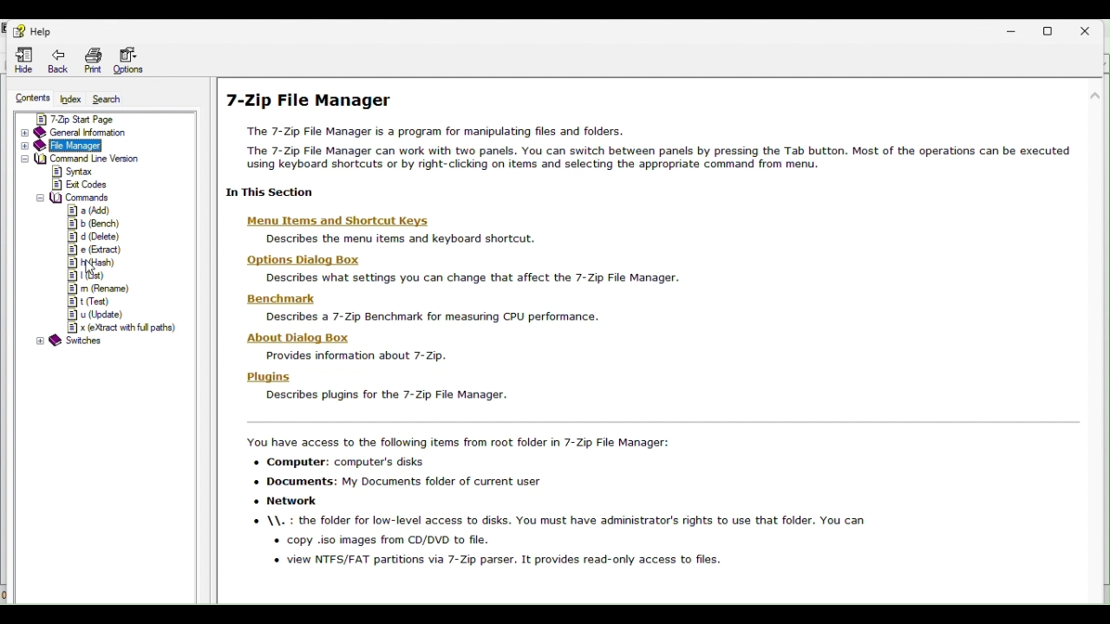  What do you see at coordinates (95, 144) in the screenshot?
I see `File manager` at bounding box center [95, 144].